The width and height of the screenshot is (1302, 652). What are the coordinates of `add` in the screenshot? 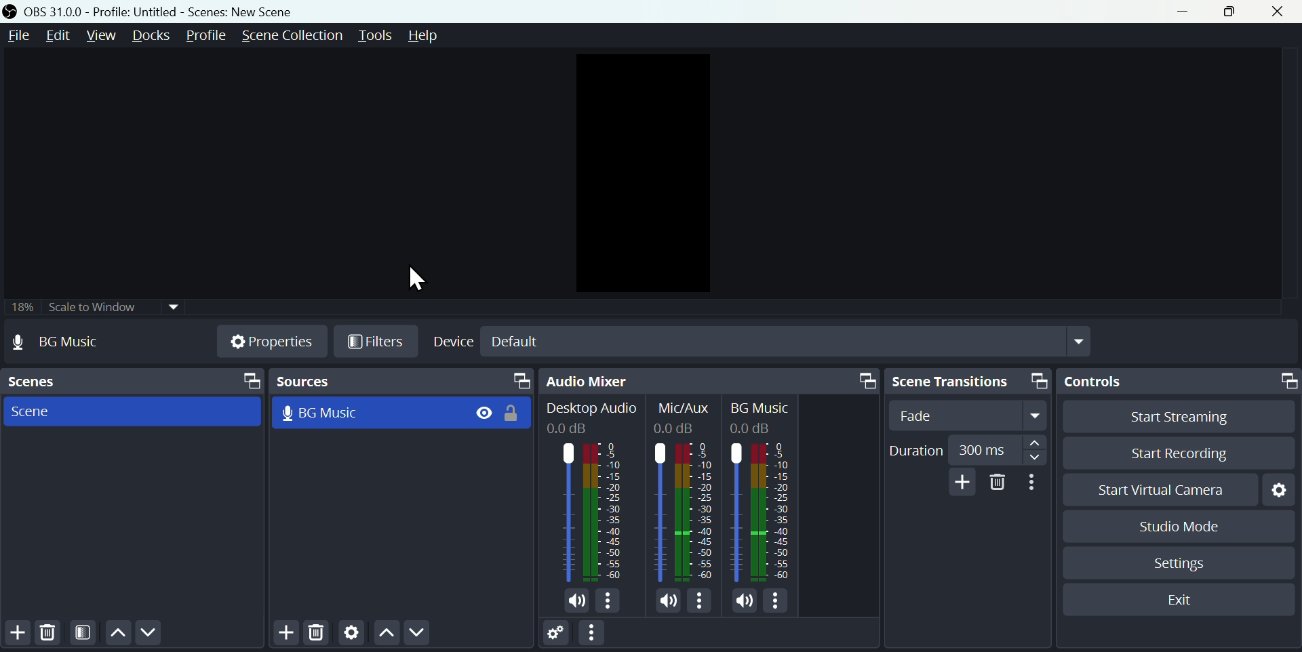 It's located at (964, 480).